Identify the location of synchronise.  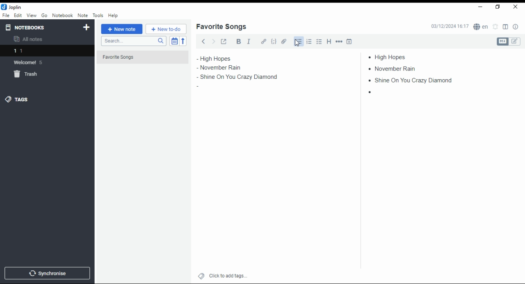
(46, 273).